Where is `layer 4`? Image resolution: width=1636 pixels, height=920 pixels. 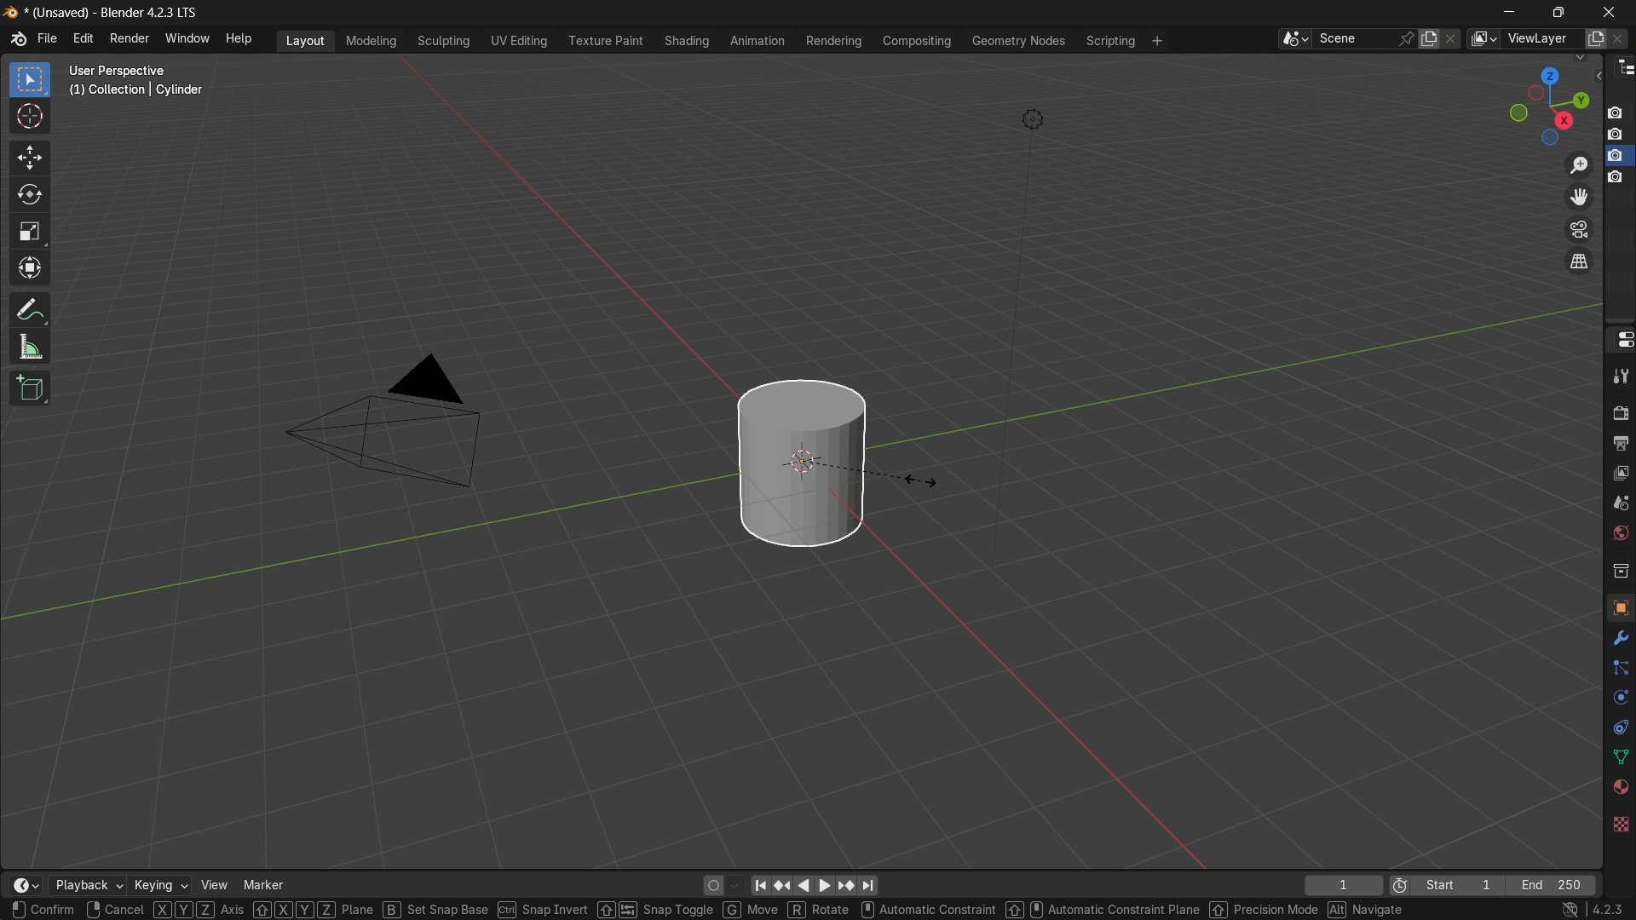
layer 4 is located at coordinates (1617, 176).